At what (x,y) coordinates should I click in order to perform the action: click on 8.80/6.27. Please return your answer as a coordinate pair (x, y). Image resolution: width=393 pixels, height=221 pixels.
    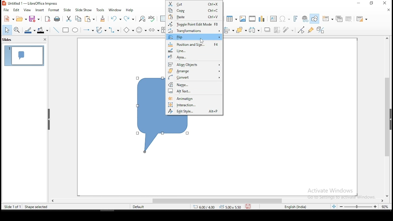
    Looking at the image, I should click on (205, 207).